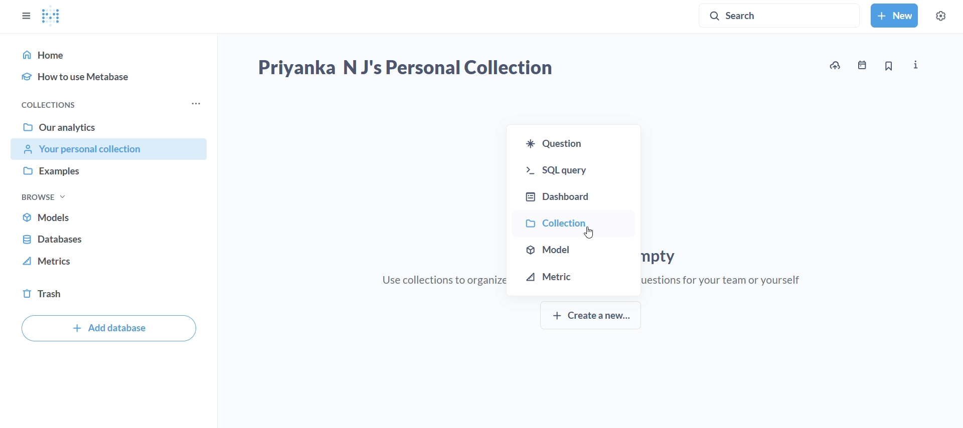  I want to click on settings, so click(946, 14).